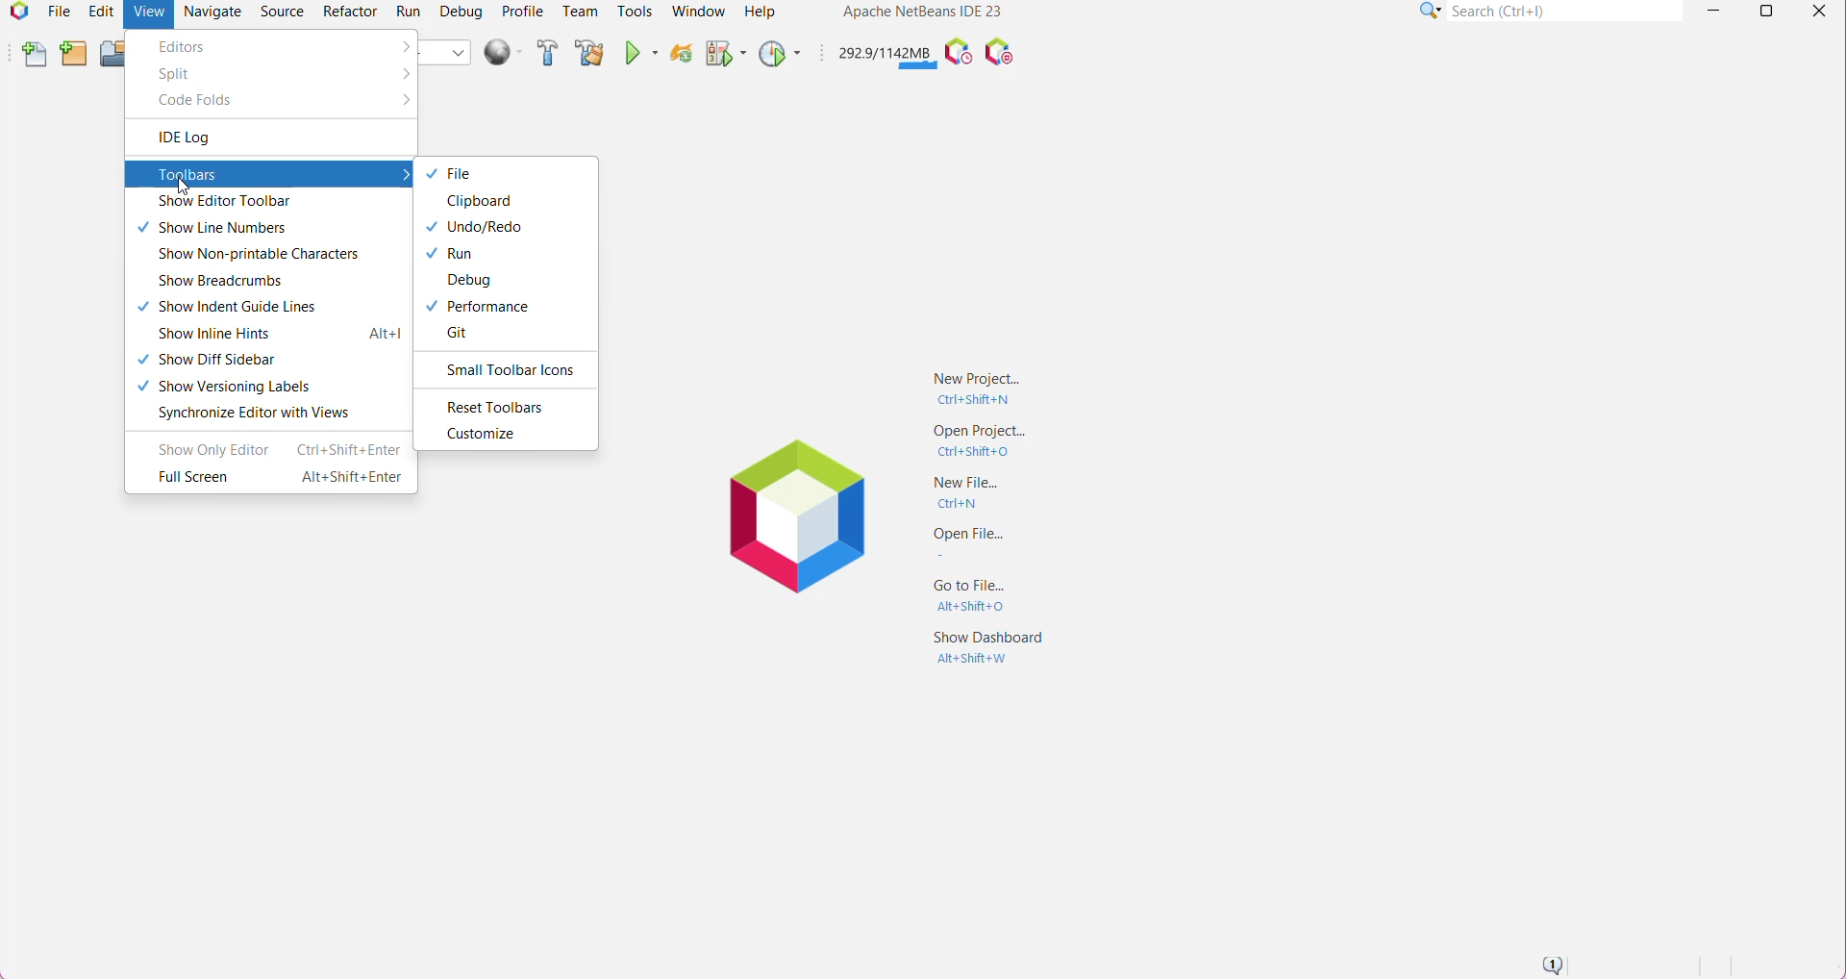  I want to click on Small Toolbar Icons, so click(509, 371).